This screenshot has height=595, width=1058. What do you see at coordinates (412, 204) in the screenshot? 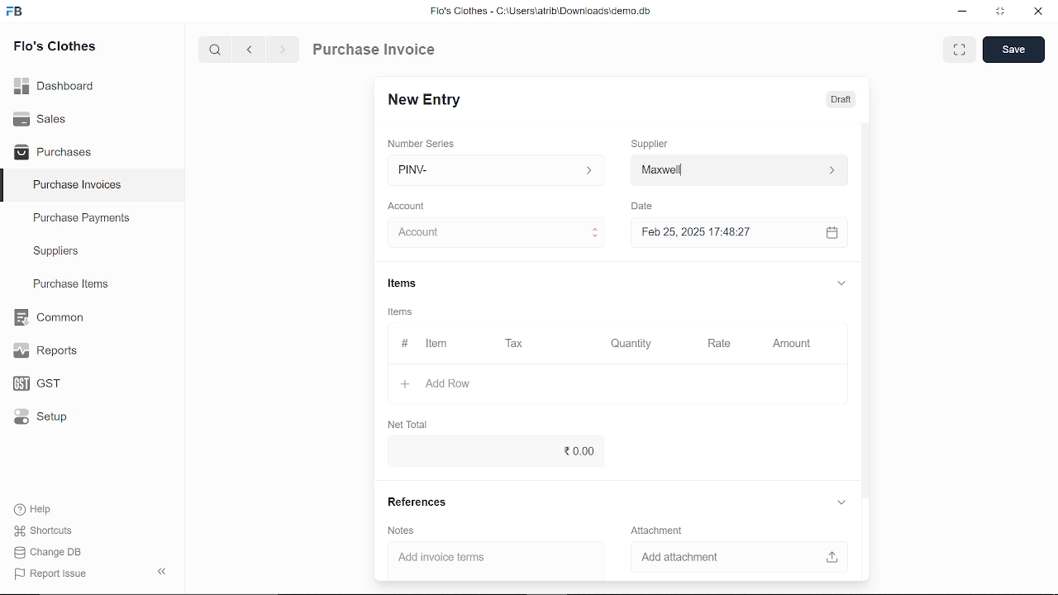
I see `Account` at bounding box center [412, 204].